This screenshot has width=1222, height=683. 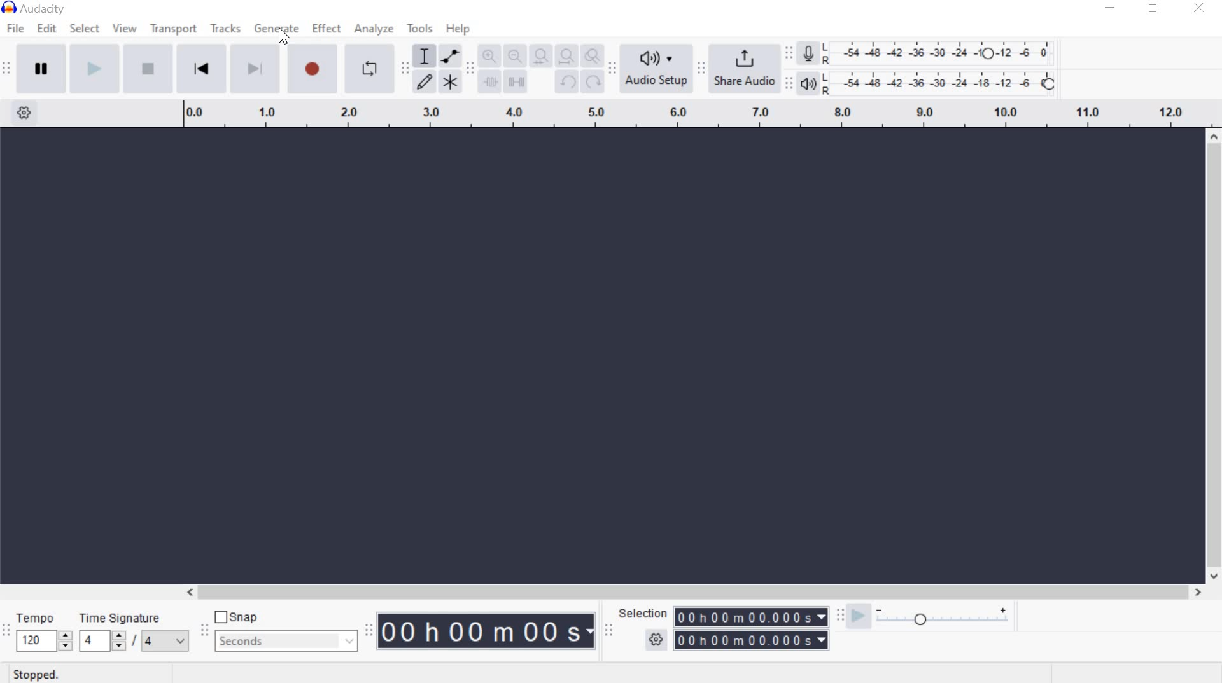 What do you see at coordinates (490, 85) in the screenshot?
I see `Trim audio outside selection` at bounding box center [490, 85].